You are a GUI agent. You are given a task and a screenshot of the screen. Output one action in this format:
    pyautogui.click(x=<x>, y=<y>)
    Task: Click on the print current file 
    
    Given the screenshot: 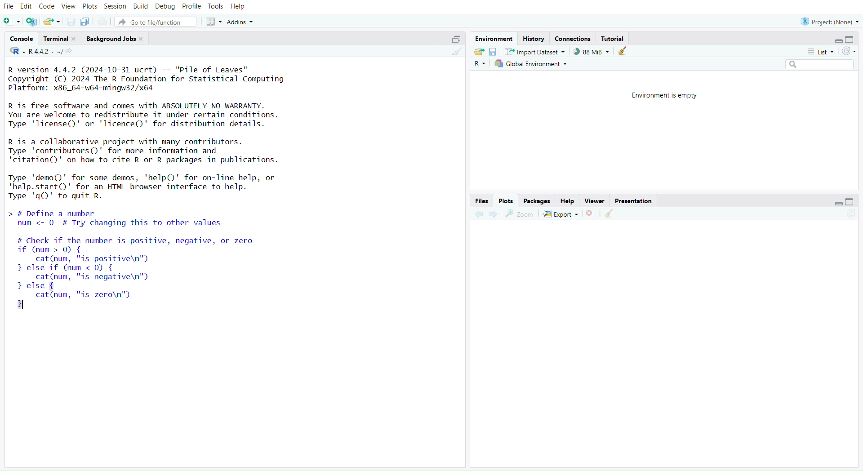 What is the action you would take?
    pyautogui.click(x=104, y=22)
    